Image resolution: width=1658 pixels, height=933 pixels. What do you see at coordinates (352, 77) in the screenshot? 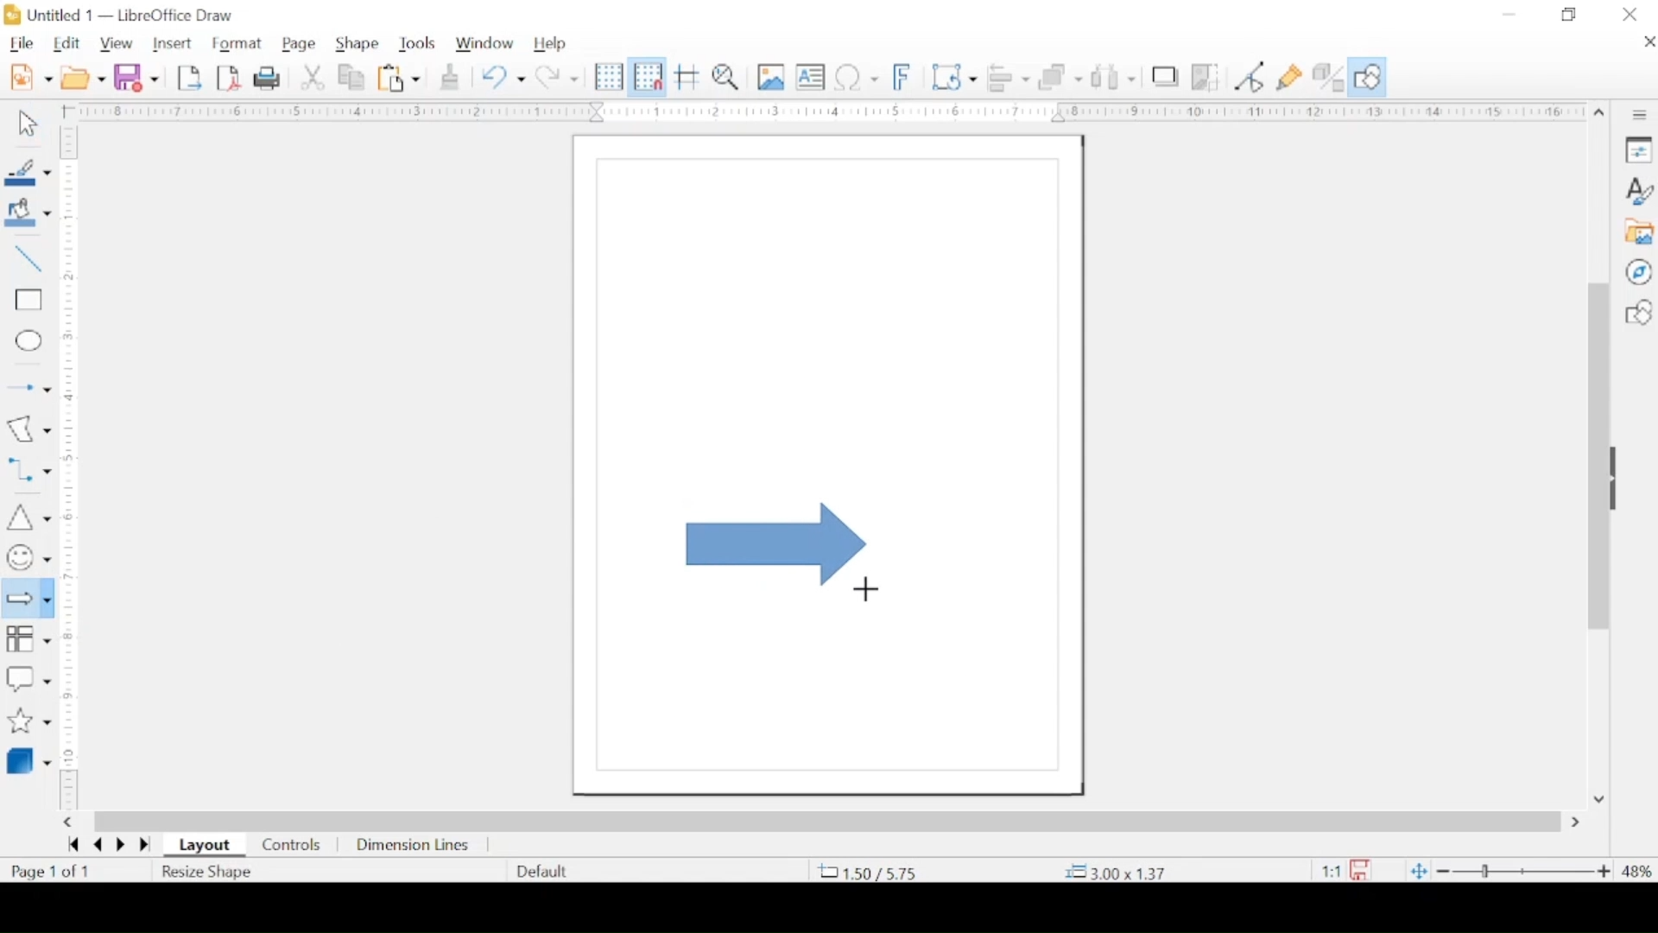
I see `copy` at bounding box center [352, 77].